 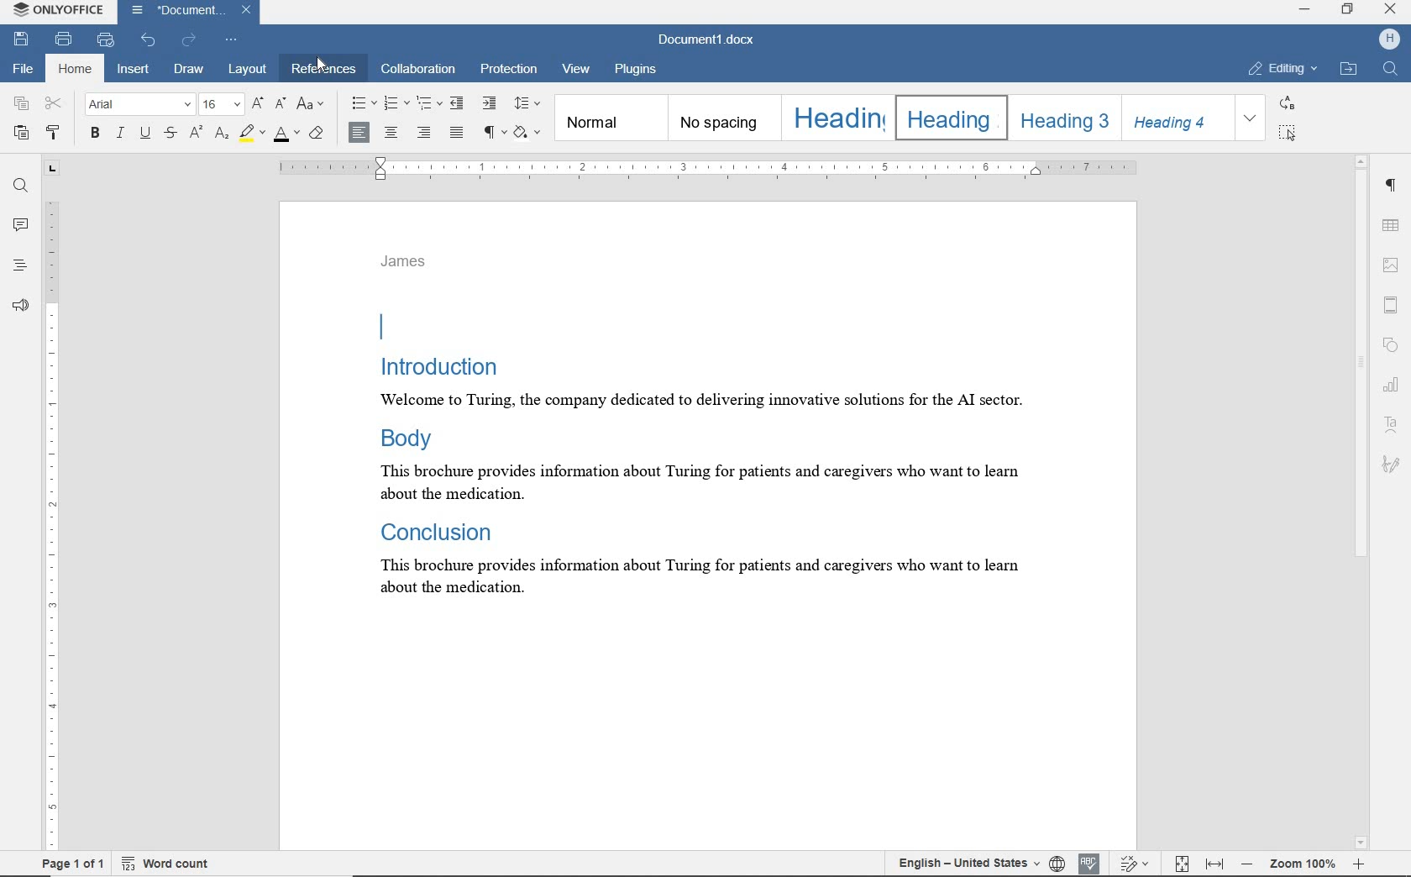 I want to click on restore down, so click(x=1348, y=11).